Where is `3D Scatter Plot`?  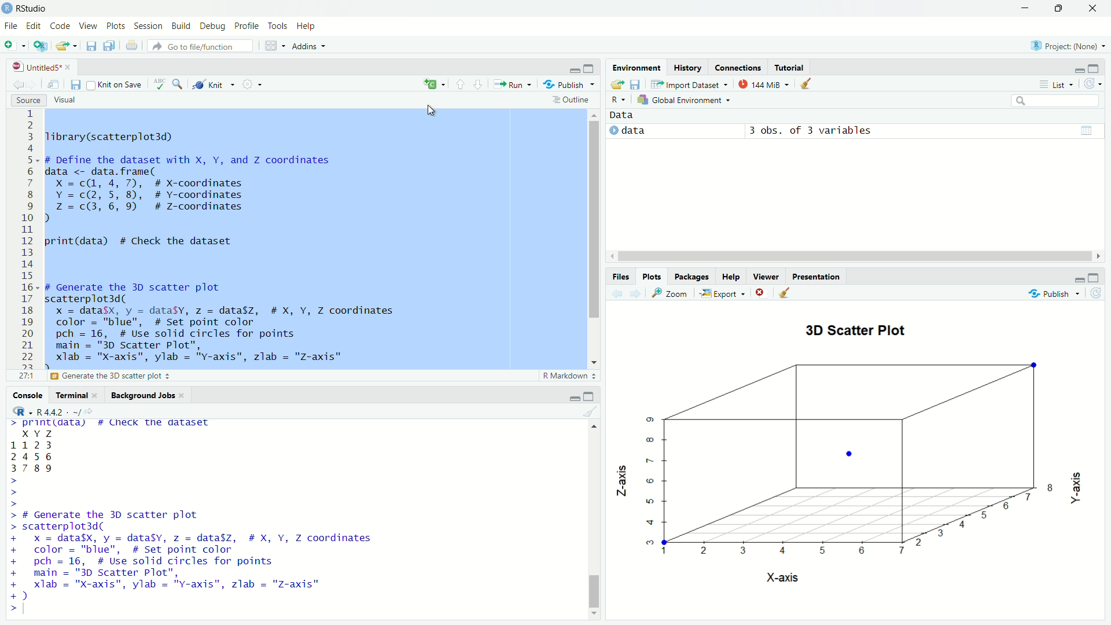
3D Scatter Plot is located at coordinates (856, 332).